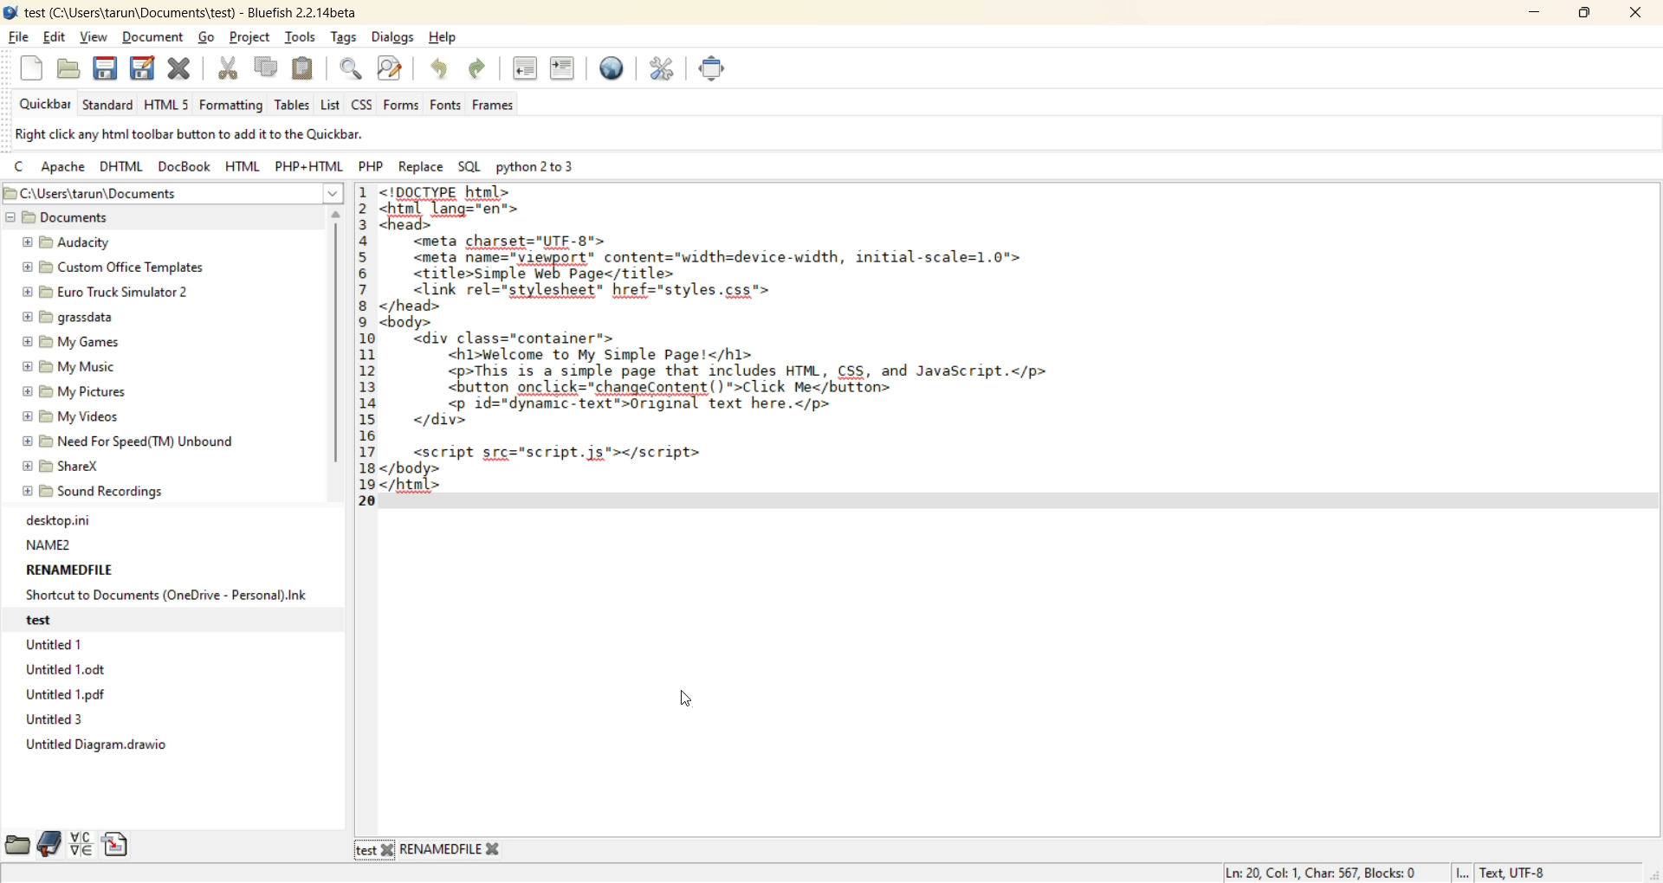 The image size is (1663, 883). I want to click on new, so click(31, 69).